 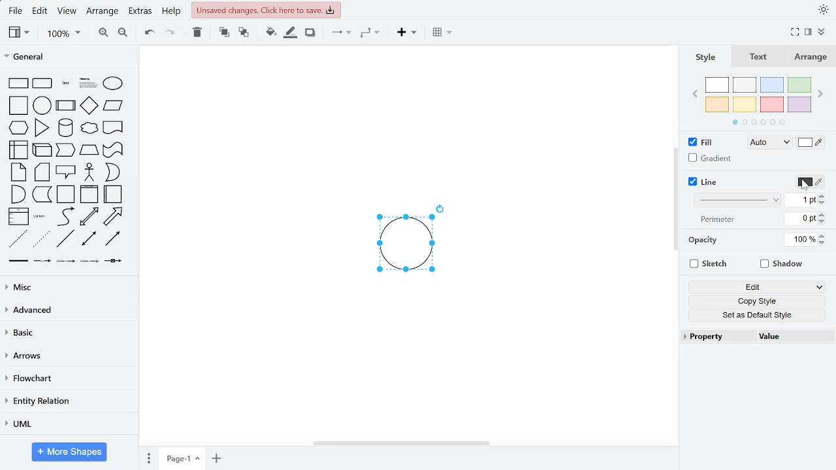 I want to click on to back, so click(x=244, y=33).